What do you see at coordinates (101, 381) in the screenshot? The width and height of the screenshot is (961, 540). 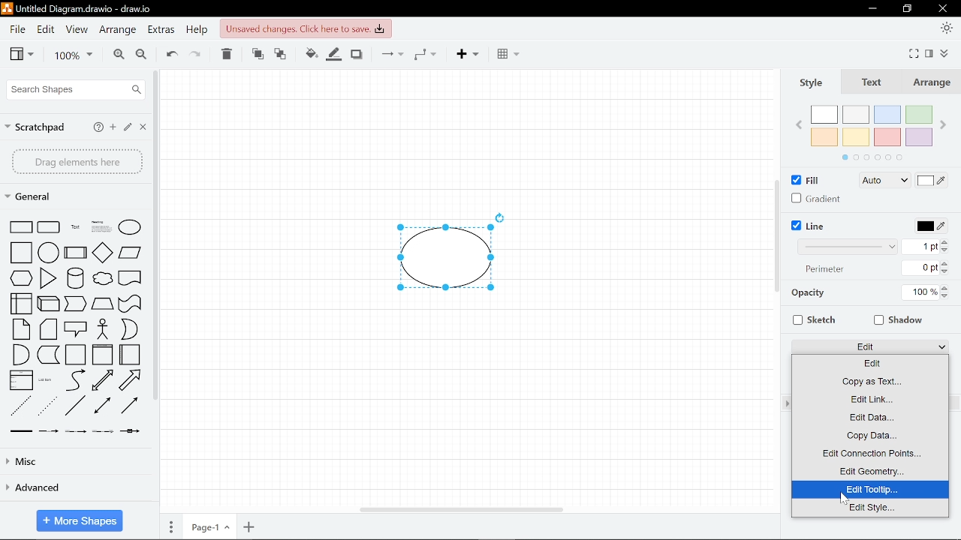 I see `bidirectional arrow` at bounding box center [101, 381].